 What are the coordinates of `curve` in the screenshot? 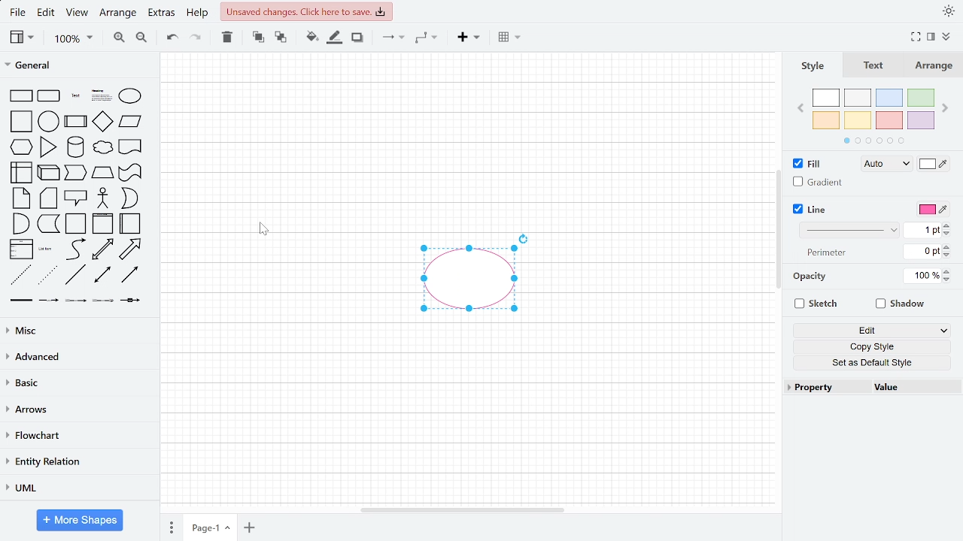 It's located at (75, 249).